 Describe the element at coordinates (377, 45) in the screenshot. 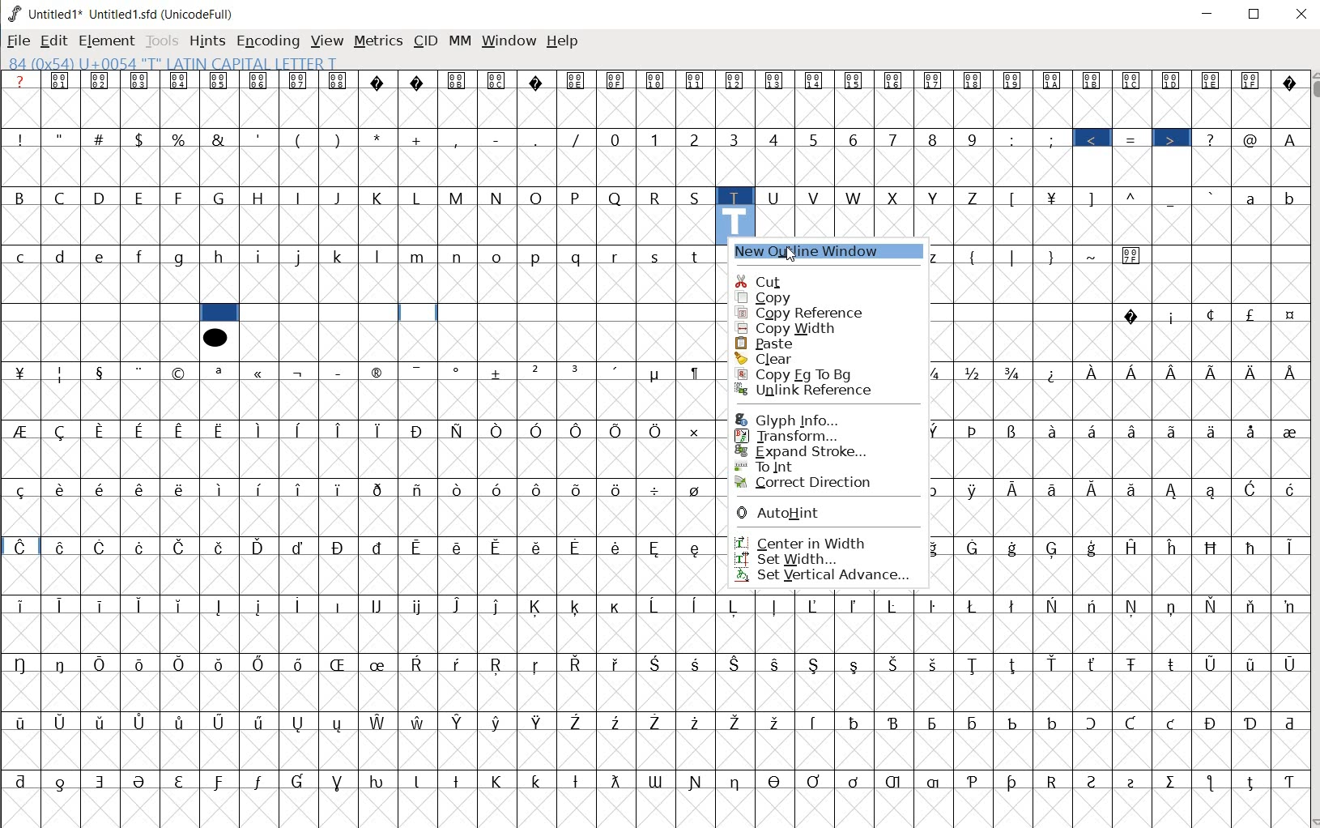

I see `metrics` at that location.